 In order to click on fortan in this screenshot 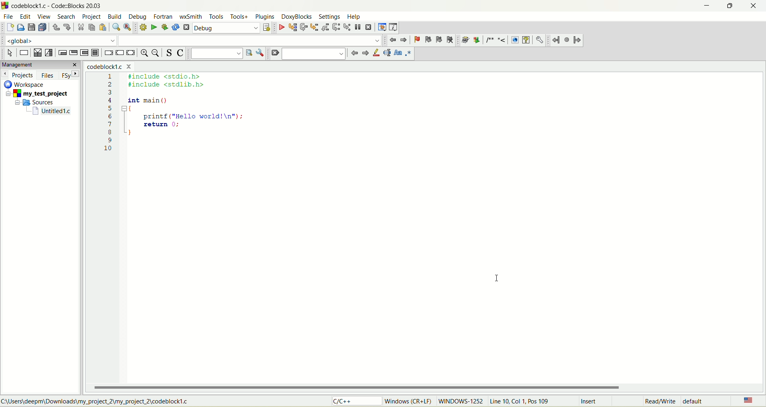, I will do `click(164, 17)`.